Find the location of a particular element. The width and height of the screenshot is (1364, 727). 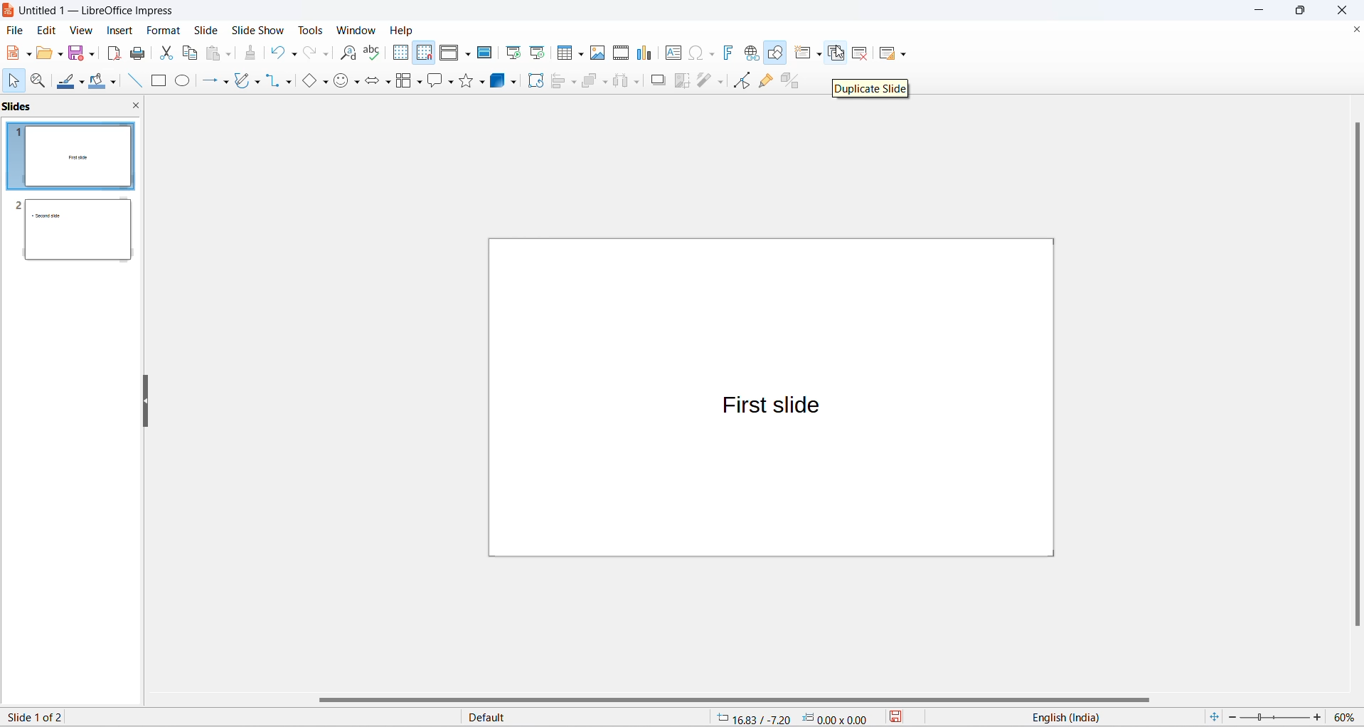

select at least three objects is located at coordinates (624, 80).